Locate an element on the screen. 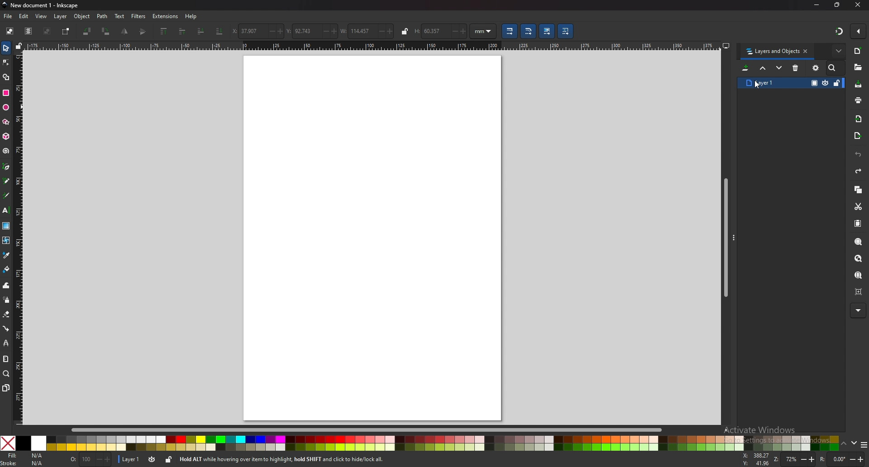 The height and width of the screenshot is (467, 869). new is located at coordinates (858, 51).